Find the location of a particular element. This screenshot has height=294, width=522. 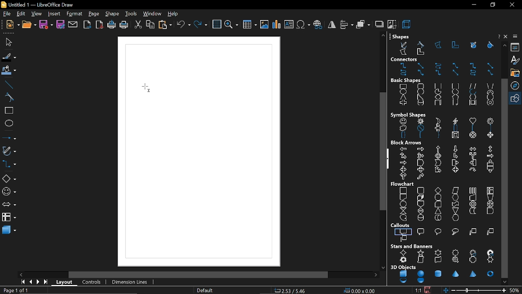

help is located at coordinates (498, 36).